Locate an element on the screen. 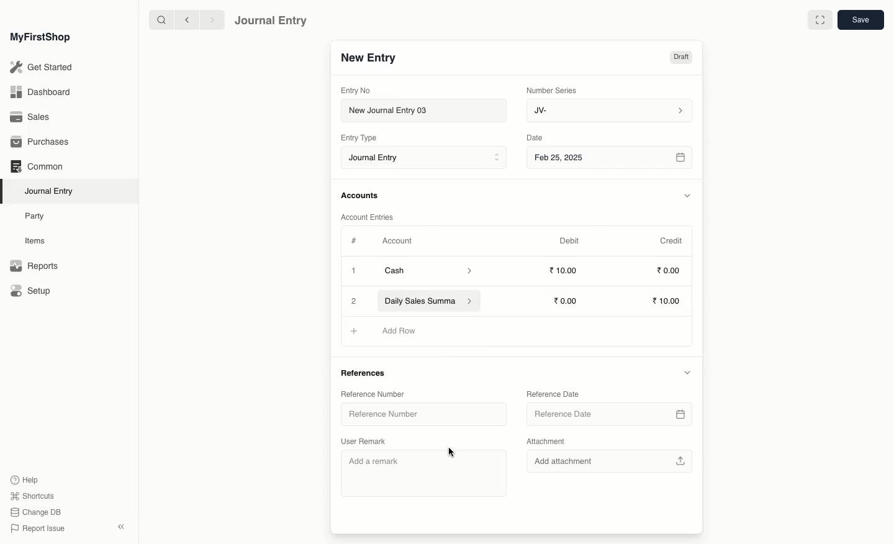  Full width toggle is located at coordinates (819, 20).